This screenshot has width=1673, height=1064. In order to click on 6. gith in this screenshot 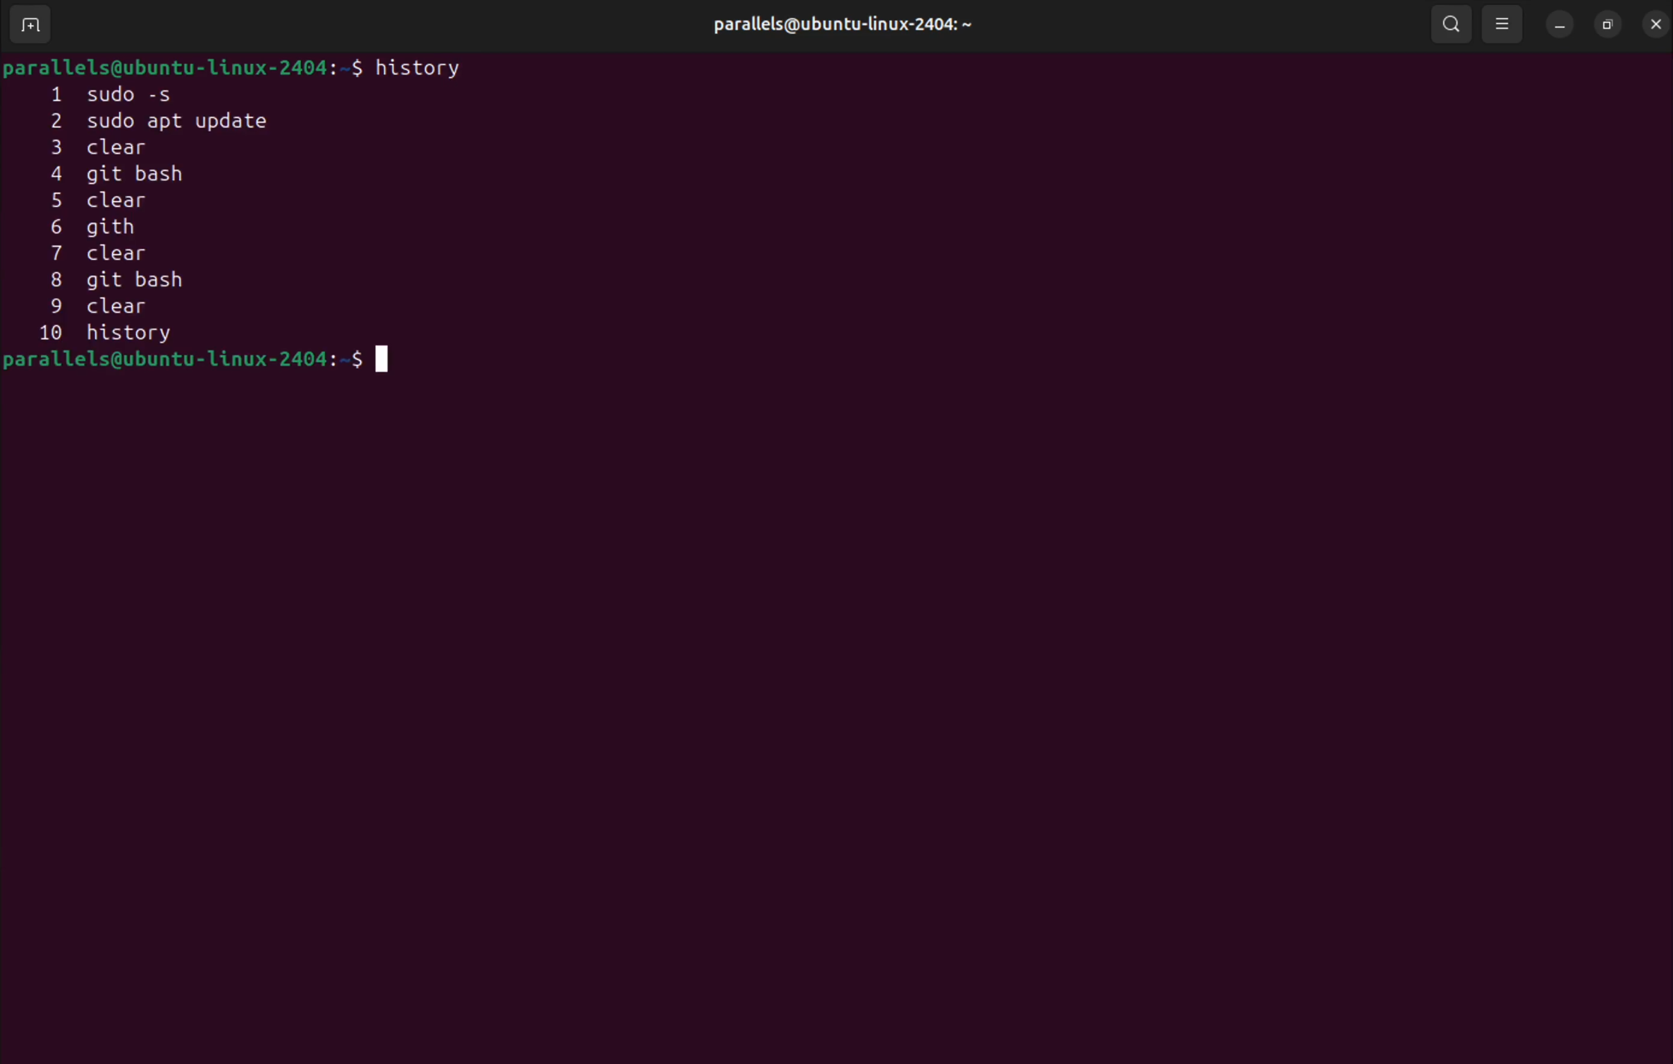, I will do `click(99, 227)`.